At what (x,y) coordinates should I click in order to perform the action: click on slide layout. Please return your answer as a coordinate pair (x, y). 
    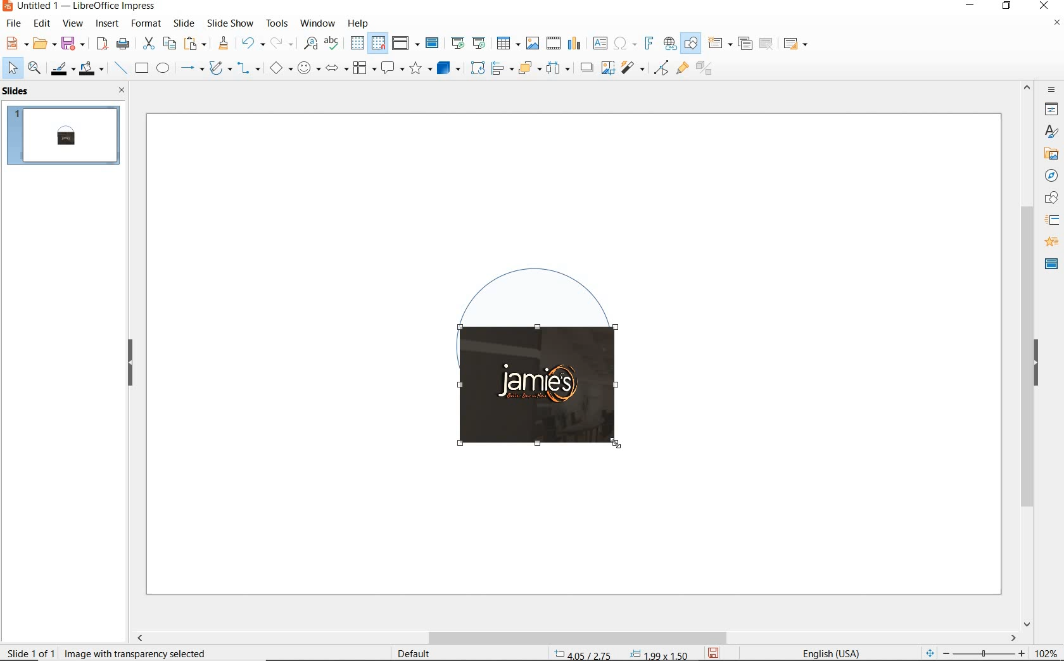
    Looking at the image, I should click on (796, 44).